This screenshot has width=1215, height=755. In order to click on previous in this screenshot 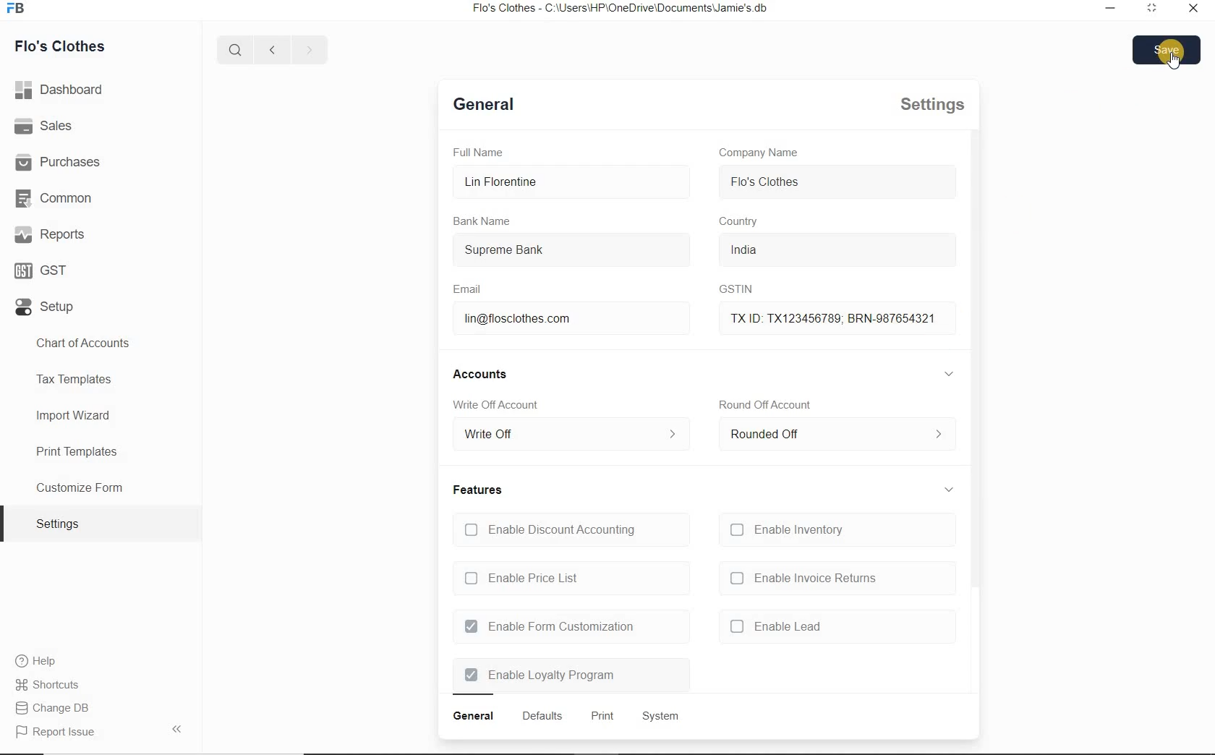, I will do `click(270, 50)`.